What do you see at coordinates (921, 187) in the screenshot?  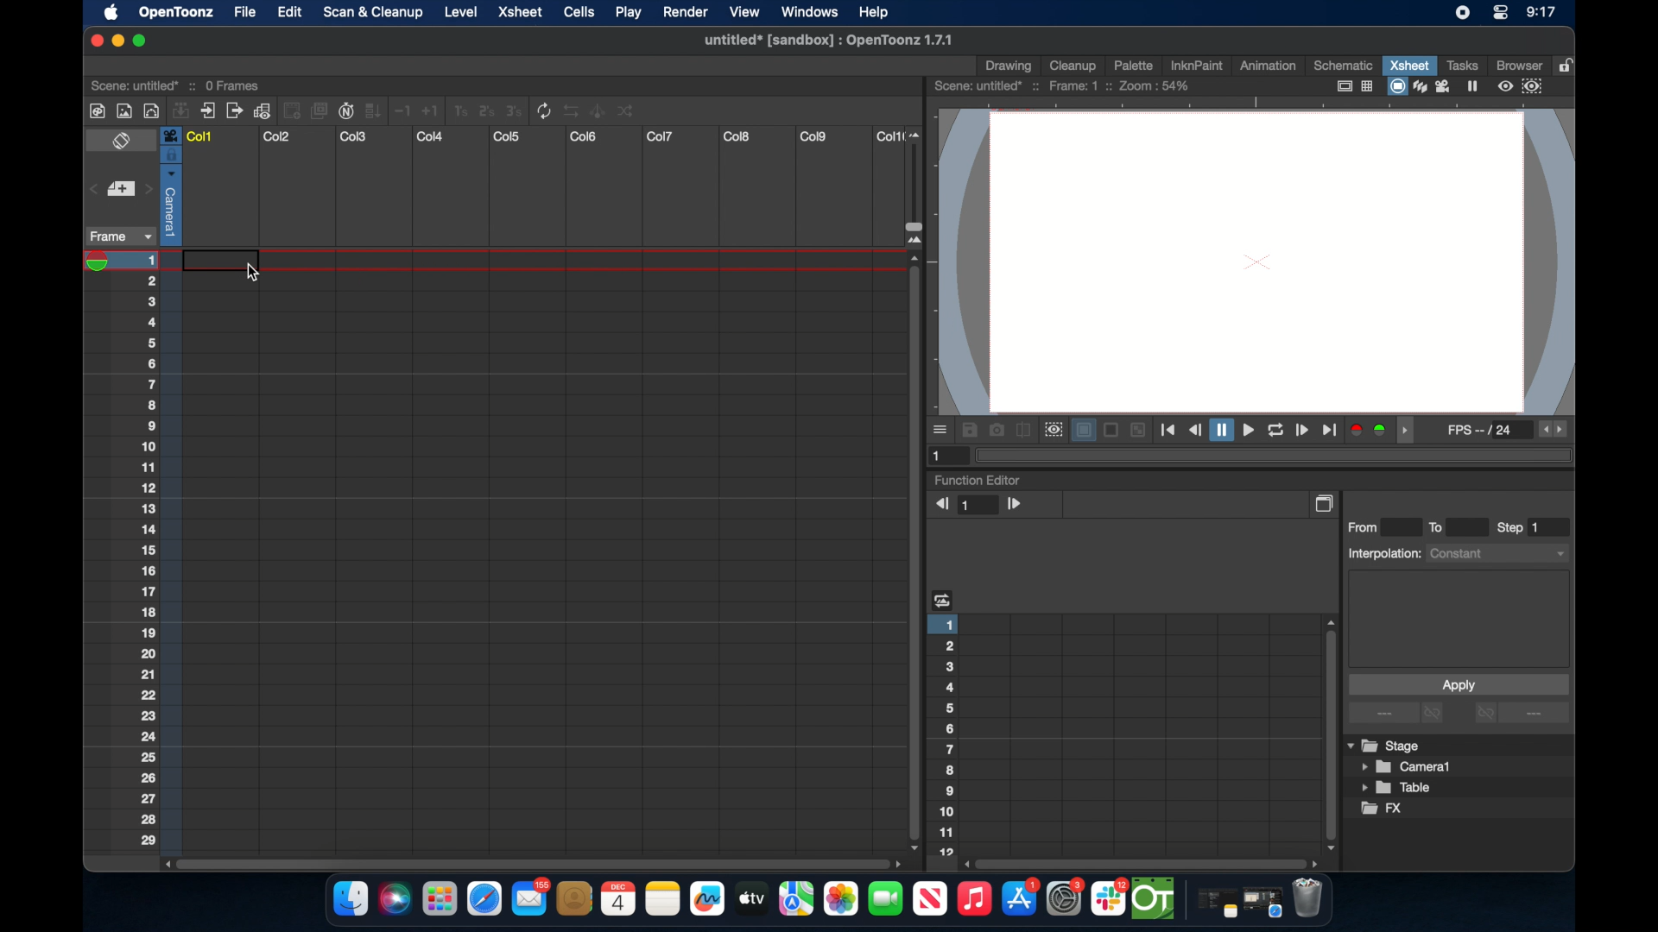 I see `slider` at bounding box center [921, 187].